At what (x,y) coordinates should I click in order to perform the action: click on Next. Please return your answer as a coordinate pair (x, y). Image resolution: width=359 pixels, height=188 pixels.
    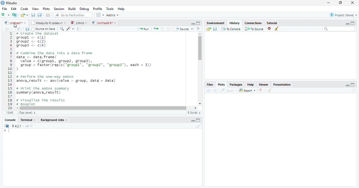
    Looking at the image, I should click on (13, 29).